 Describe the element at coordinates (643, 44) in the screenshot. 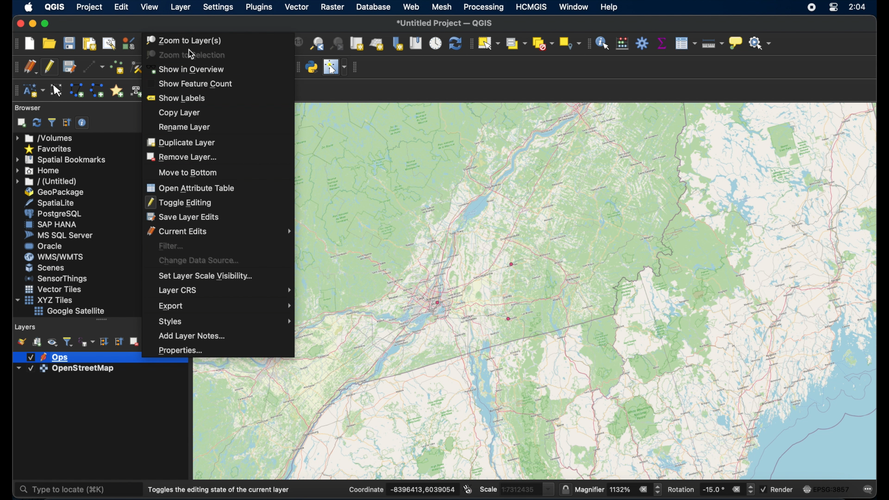

I see `toolbox` at that location.